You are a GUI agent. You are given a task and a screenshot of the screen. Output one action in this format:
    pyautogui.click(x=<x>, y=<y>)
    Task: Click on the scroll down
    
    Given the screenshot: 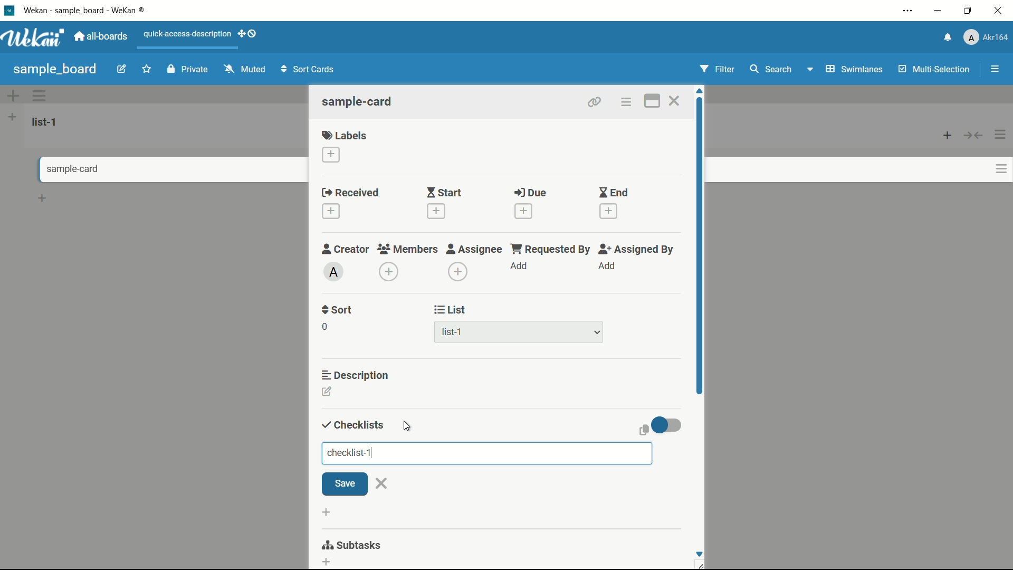 What is the action you would take?
    pyautogui.click(x=699, y=554)
    